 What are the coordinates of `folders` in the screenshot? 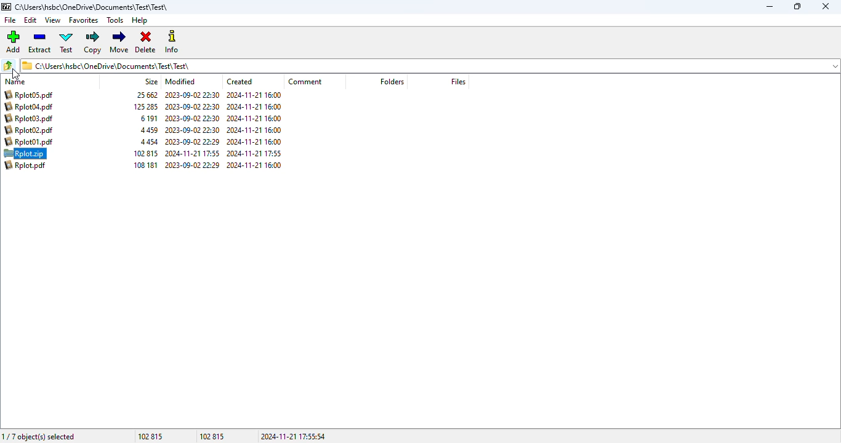 It's located at (833, 67).